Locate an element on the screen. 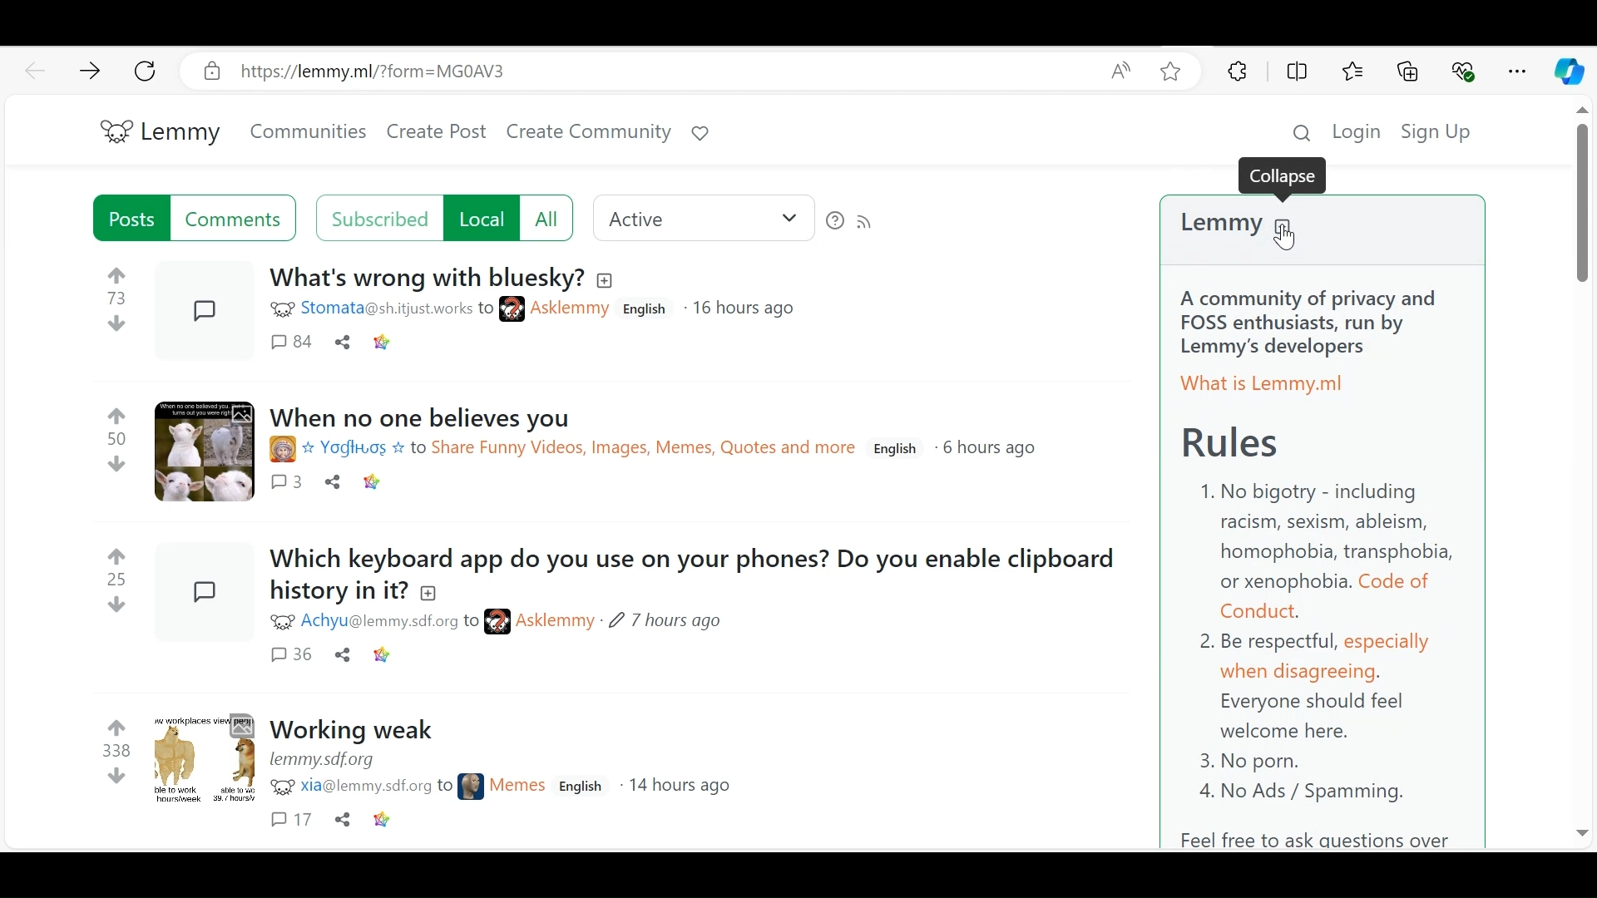  link is located at coordinates (388, 821).